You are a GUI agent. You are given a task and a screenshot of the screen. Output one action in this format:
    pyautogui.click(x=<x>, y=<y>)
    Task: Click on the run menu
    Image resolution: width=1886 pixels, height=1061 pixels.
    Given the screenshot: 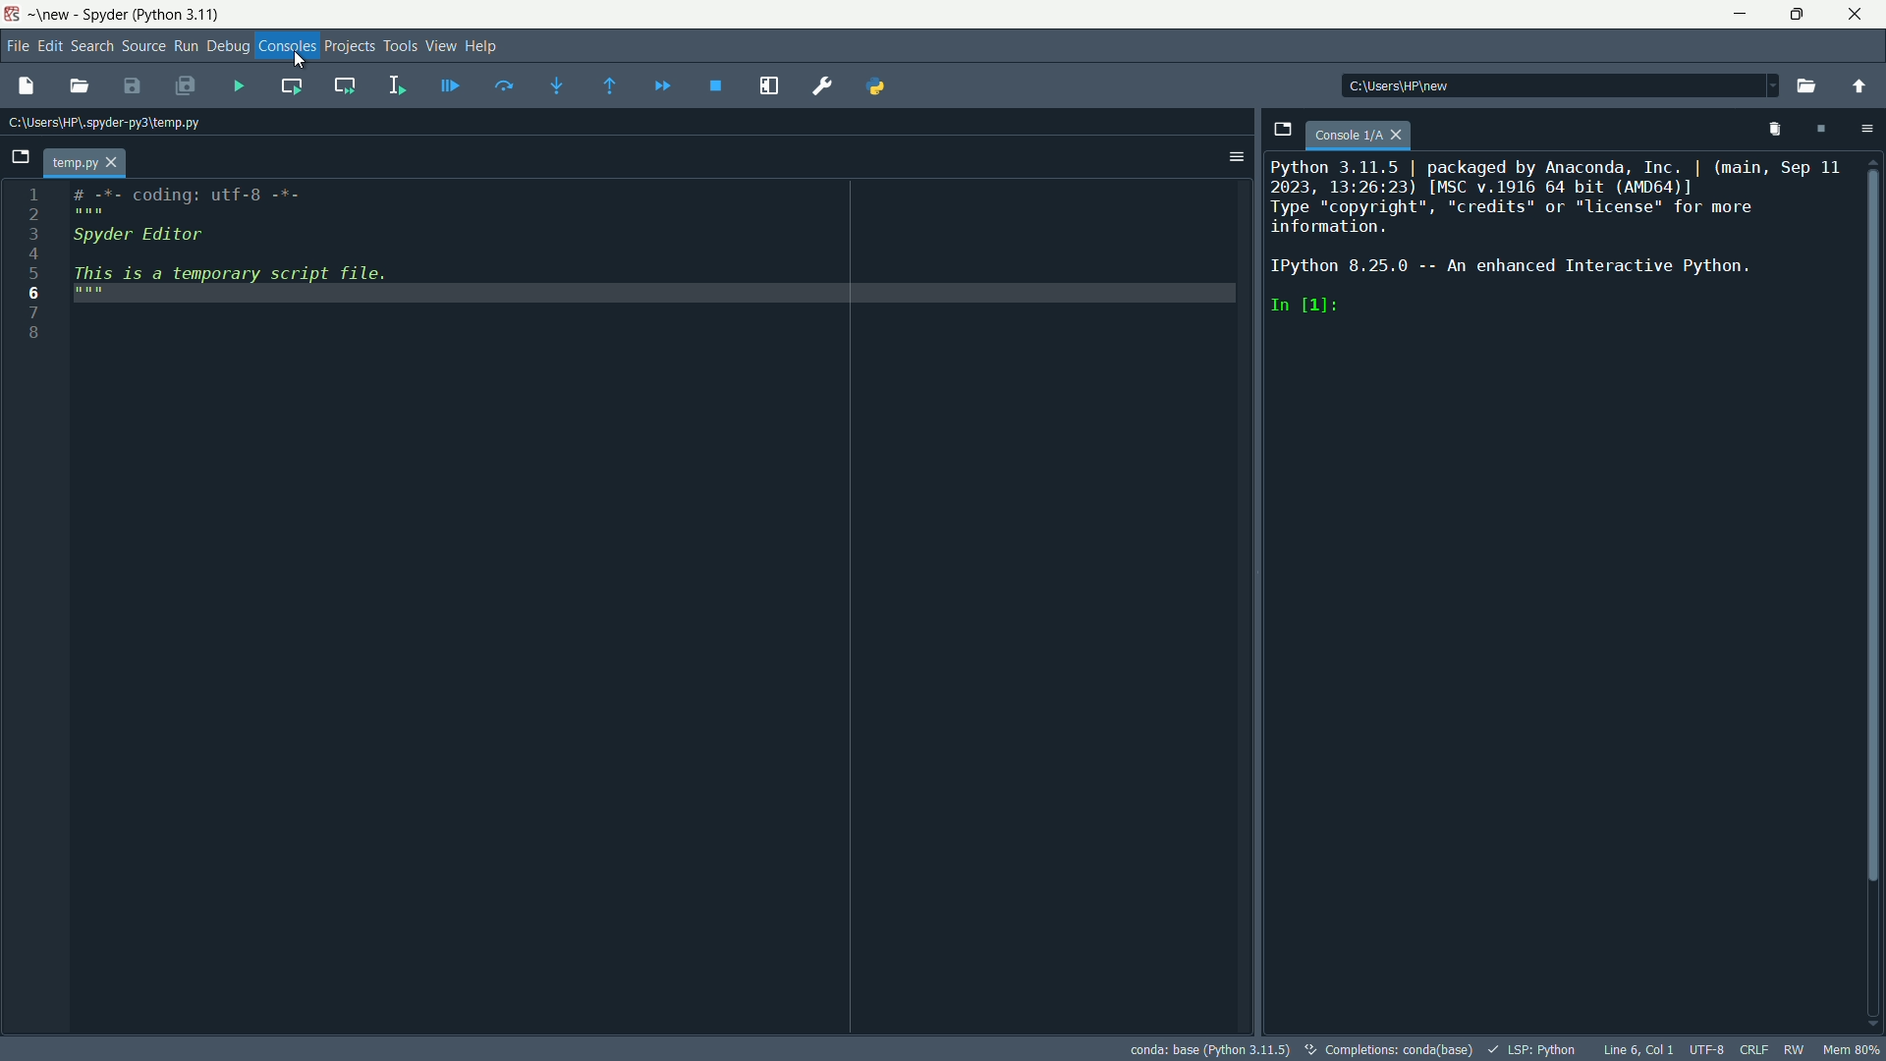 What is the action you would take?
    pyautogui.click(x=186, y=45)
    